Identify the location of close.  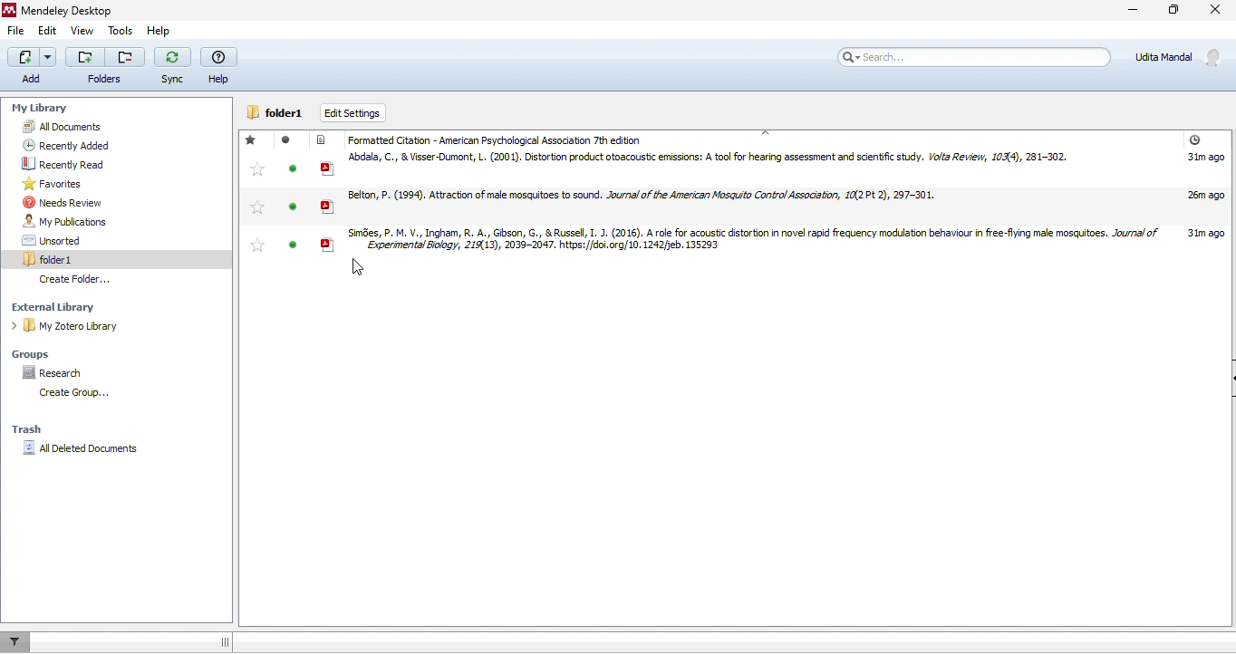
(1218, 12).